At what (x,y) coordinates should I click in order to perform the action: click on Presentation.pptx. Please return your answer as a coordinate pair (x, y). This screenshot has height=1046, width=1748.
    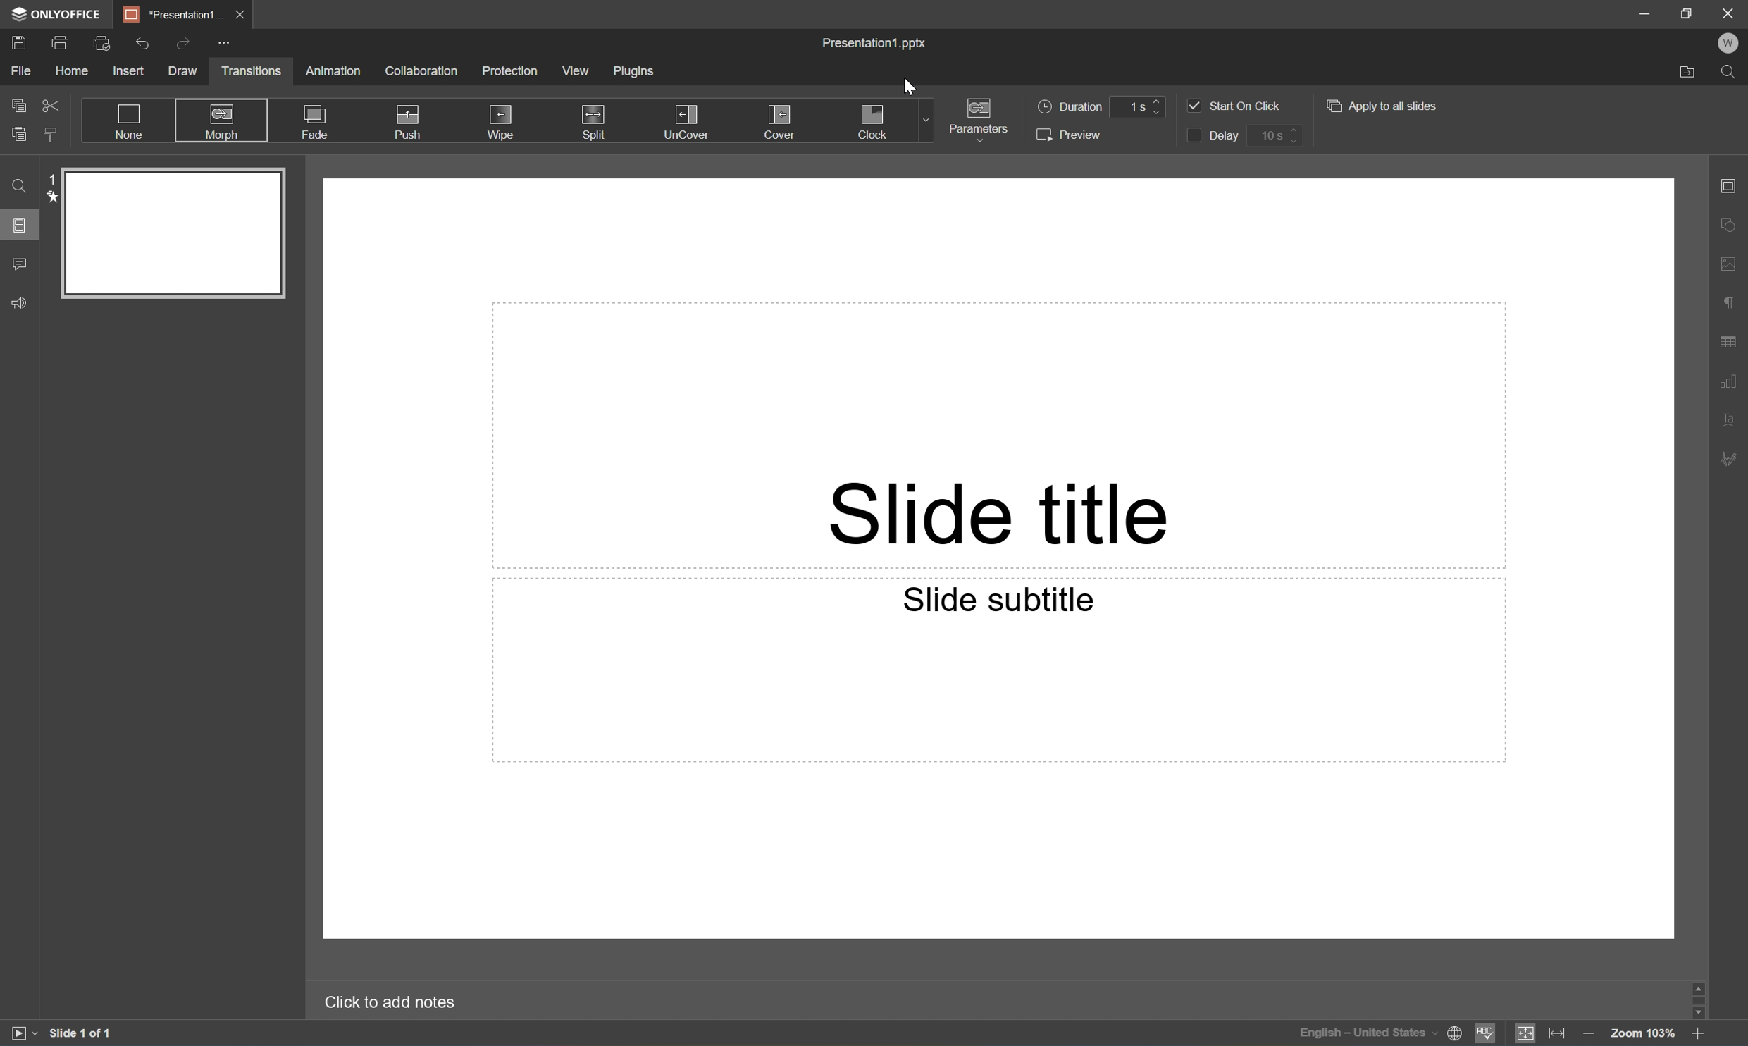
    Looking at the image, I should click on (876, 42).